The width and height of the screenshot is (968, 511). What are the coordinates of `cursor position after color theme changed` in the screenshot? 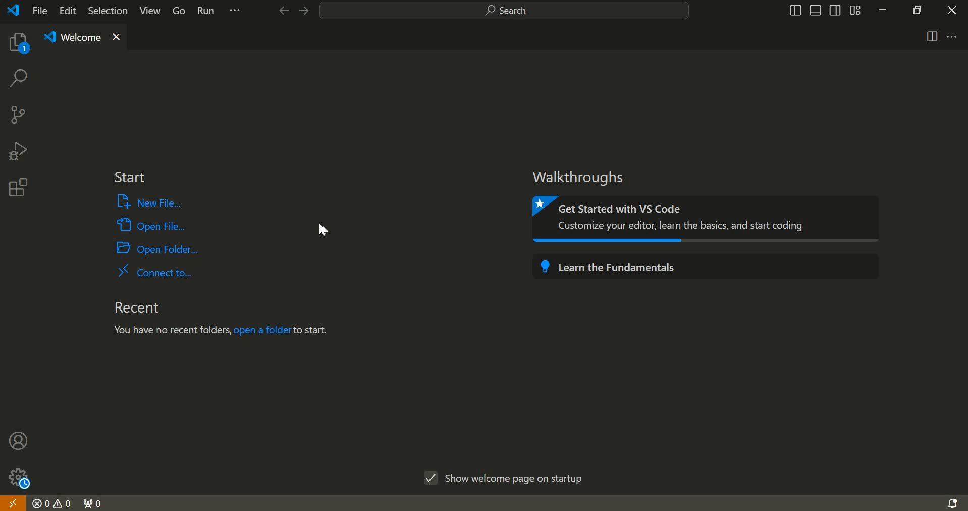 It's located at (324, 232).